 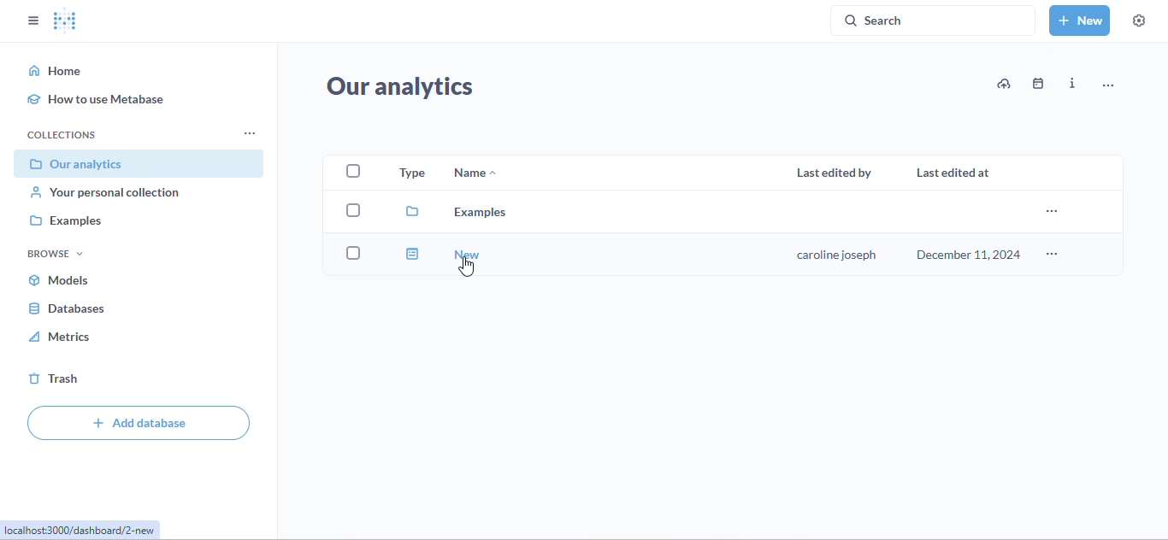 I want to click on models, so click(x=58, y=281).